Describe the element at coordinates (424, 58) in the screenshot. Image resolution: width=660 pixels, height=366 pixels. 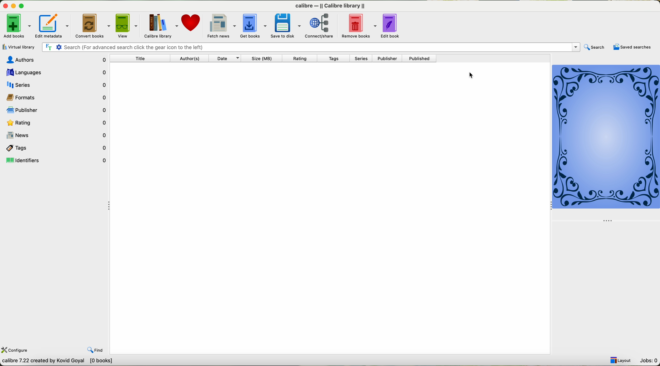
I see `published` at that location.